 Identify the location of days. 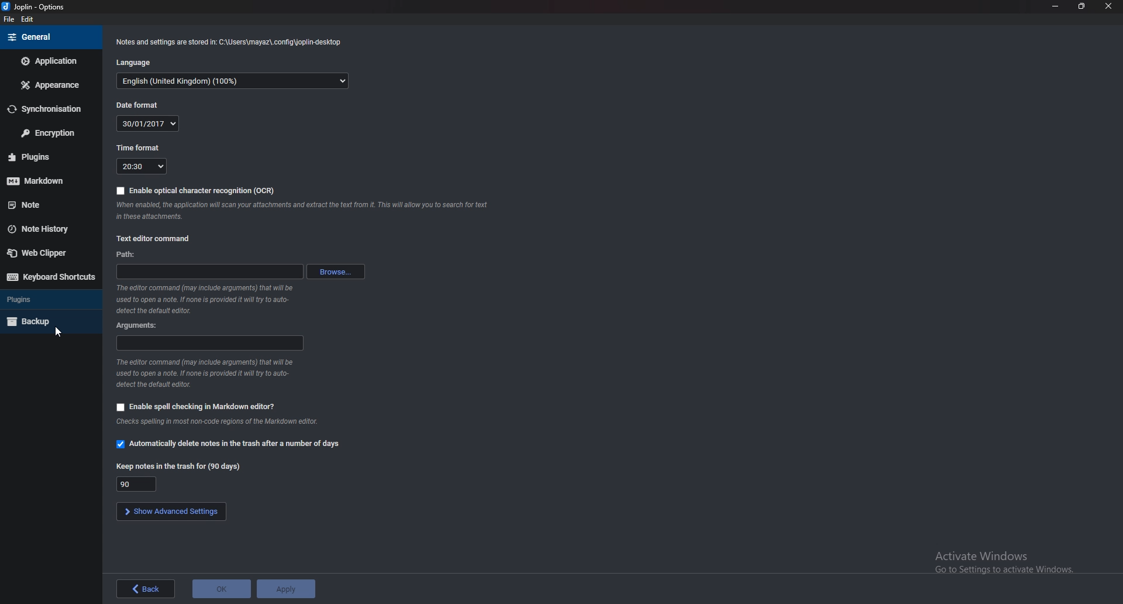
(137, 484).